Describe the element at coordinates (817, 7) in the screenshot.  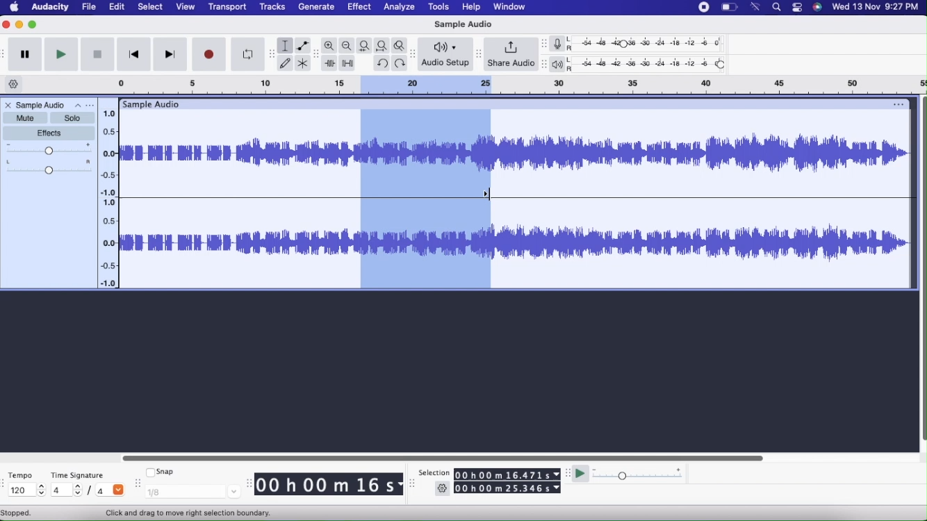
I see `app icon` at that location.